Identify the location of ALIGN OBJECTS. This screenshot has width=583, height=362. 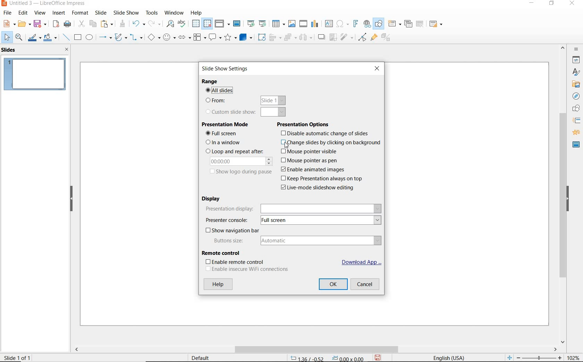
(273, 37).